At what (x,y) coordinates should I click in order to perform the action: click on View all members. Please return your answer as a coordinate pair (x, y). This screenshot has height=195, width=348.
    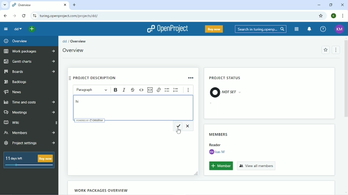
    Looking at the image, I should click on (257, 165).